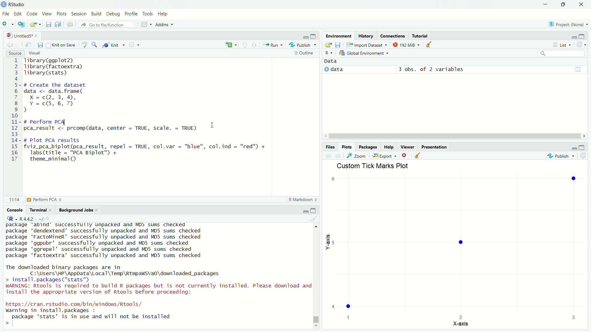 The width and height of the screenshot is (591, 332). I want to click on history, so click(366, 36).